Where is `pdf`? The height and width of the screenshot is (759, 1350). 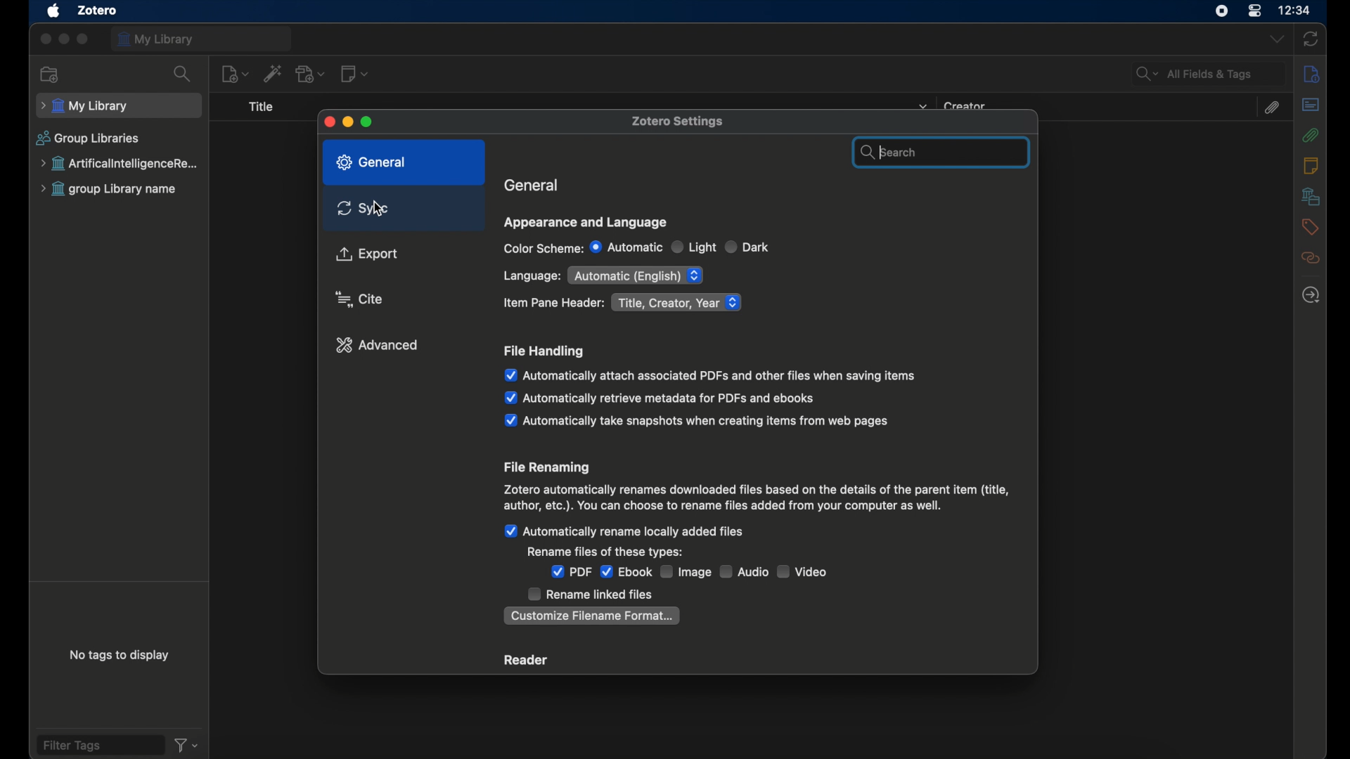 pdf is located at coordinates (570, 571).